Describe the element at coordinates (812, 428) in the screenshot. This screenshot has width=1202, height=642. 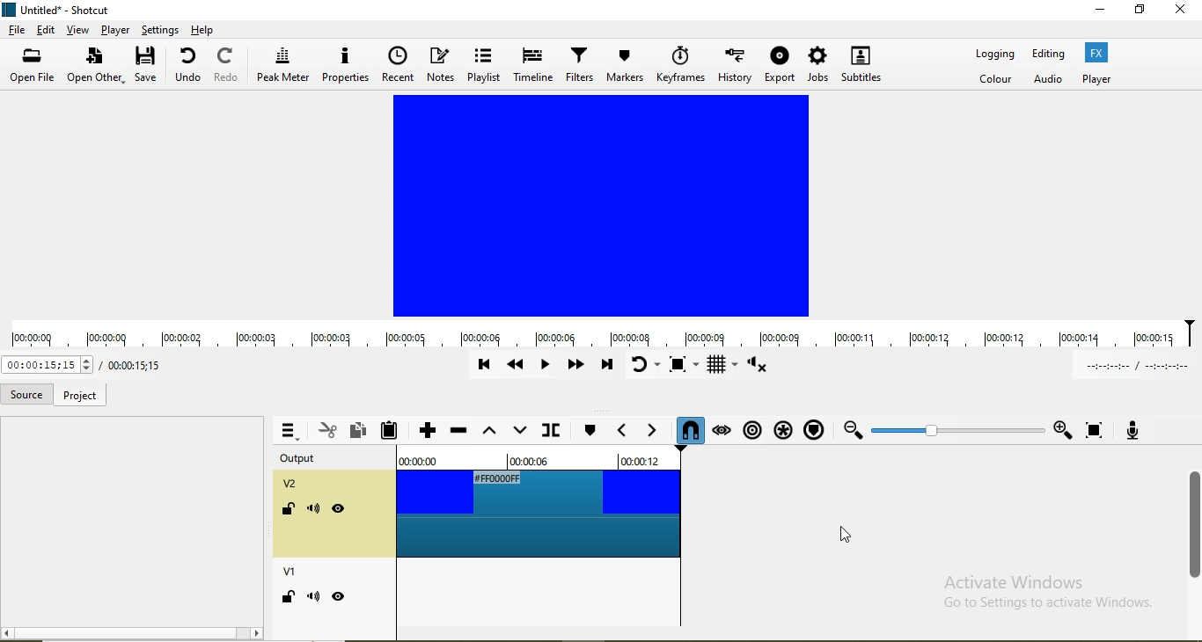
I see `Ripple markers` at that location.